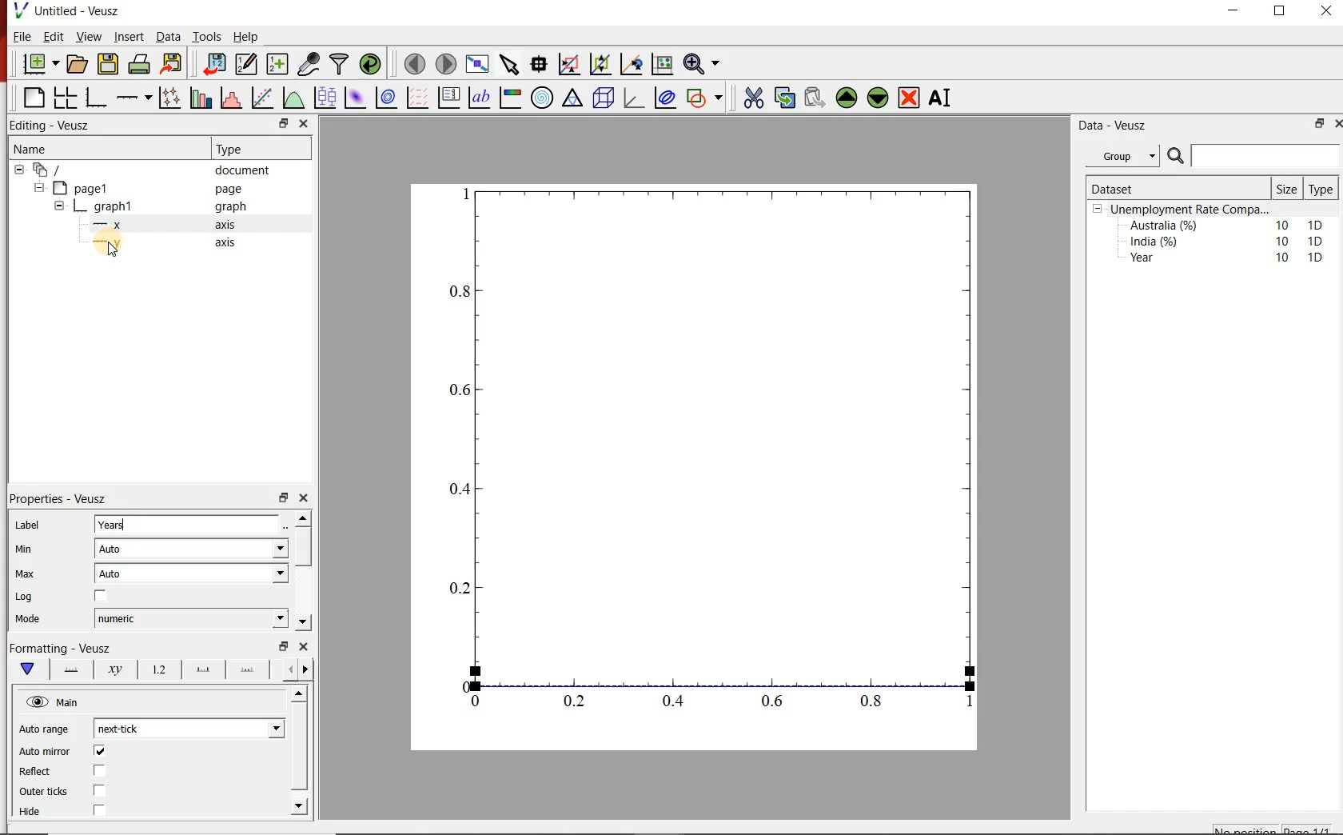 This screenshot has height=835, width=1343. Describe the element at coordinates (44, 792) in the screenshot. I see `Outer ticks` at that location.